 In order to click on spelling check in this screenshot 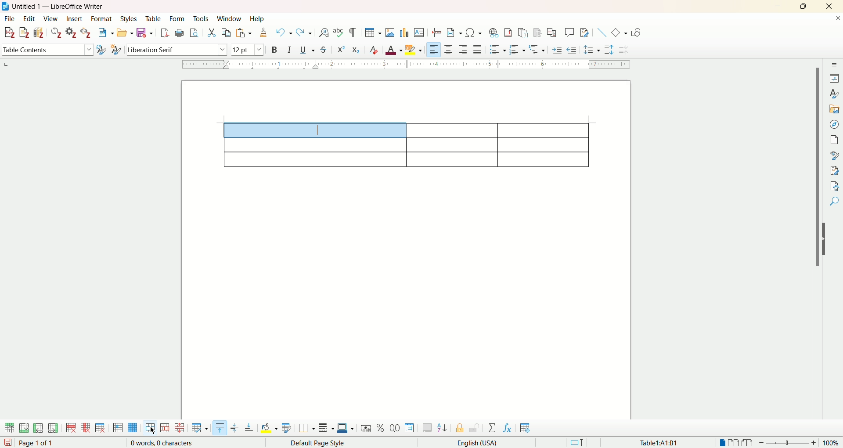, I will do `click(339, 33)`.